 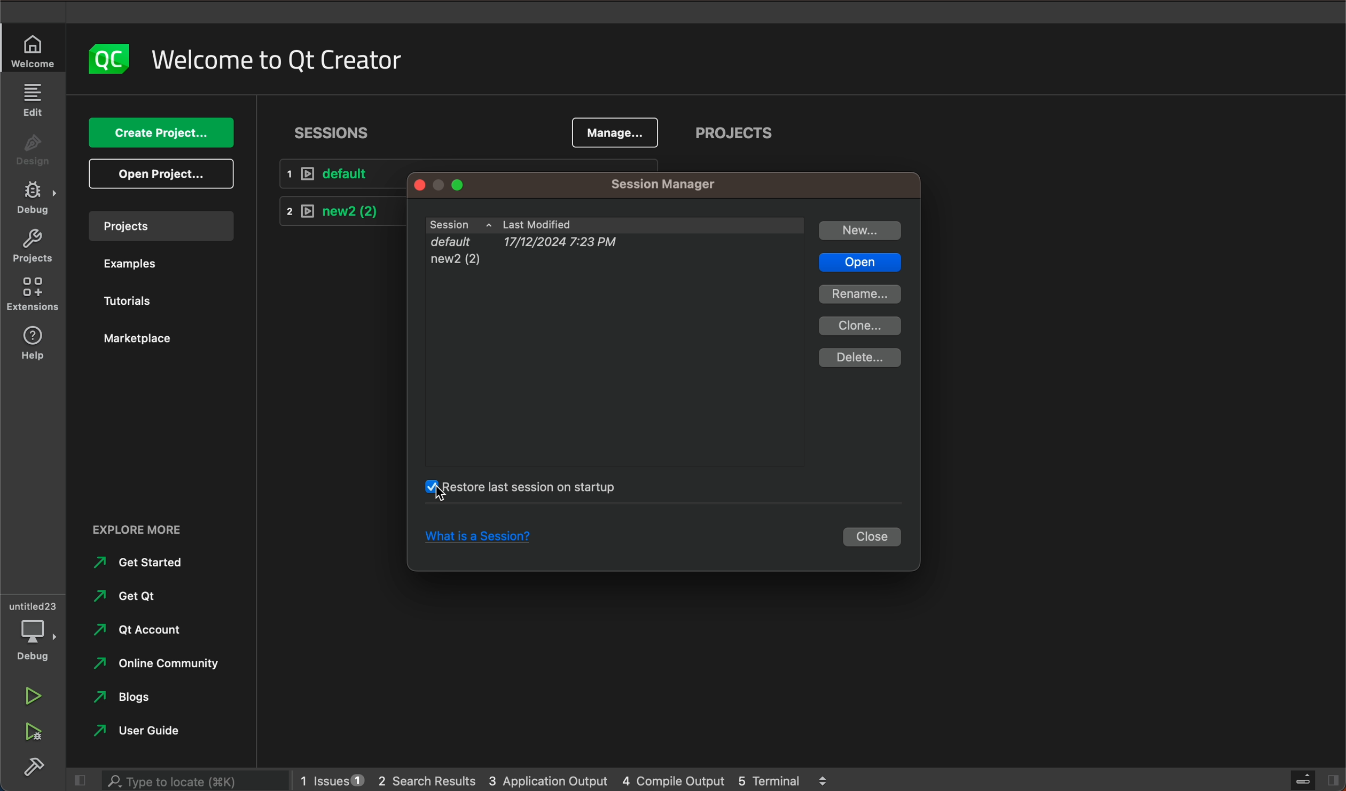 I want to click on close slide bar, so click(x=1310, y=779).